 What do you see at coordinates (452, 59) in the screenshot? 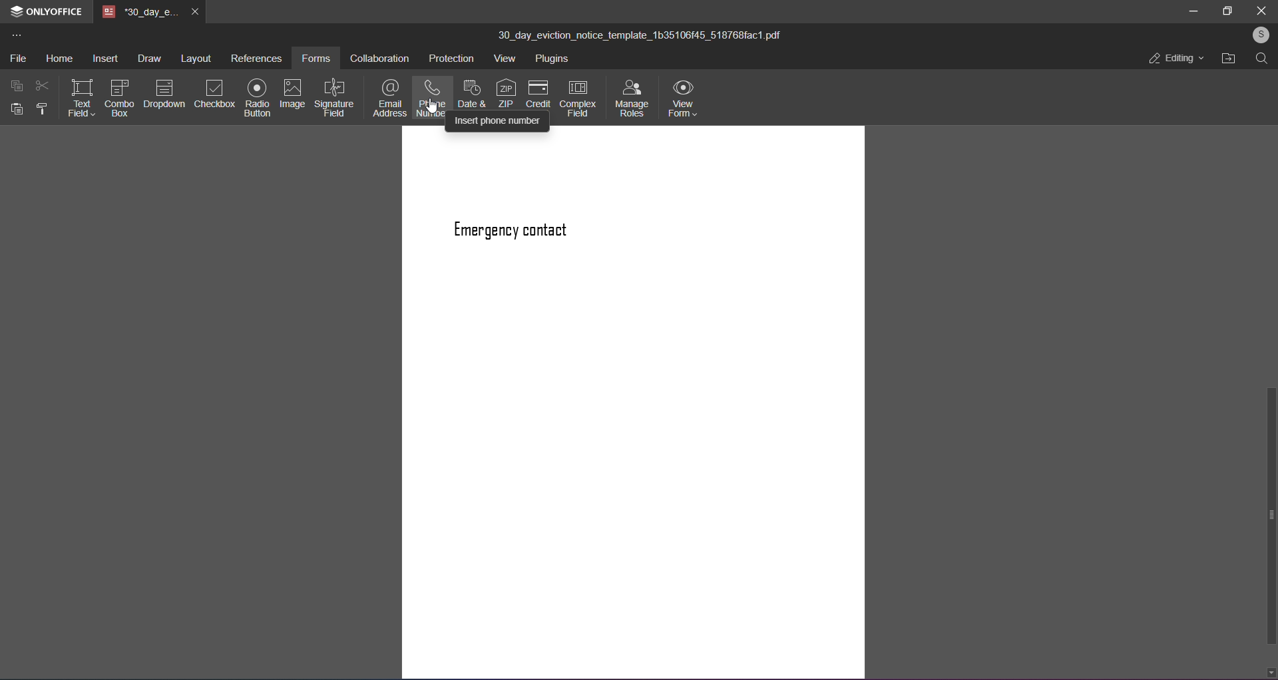
I see `protection` at bounding box center [452, 59].